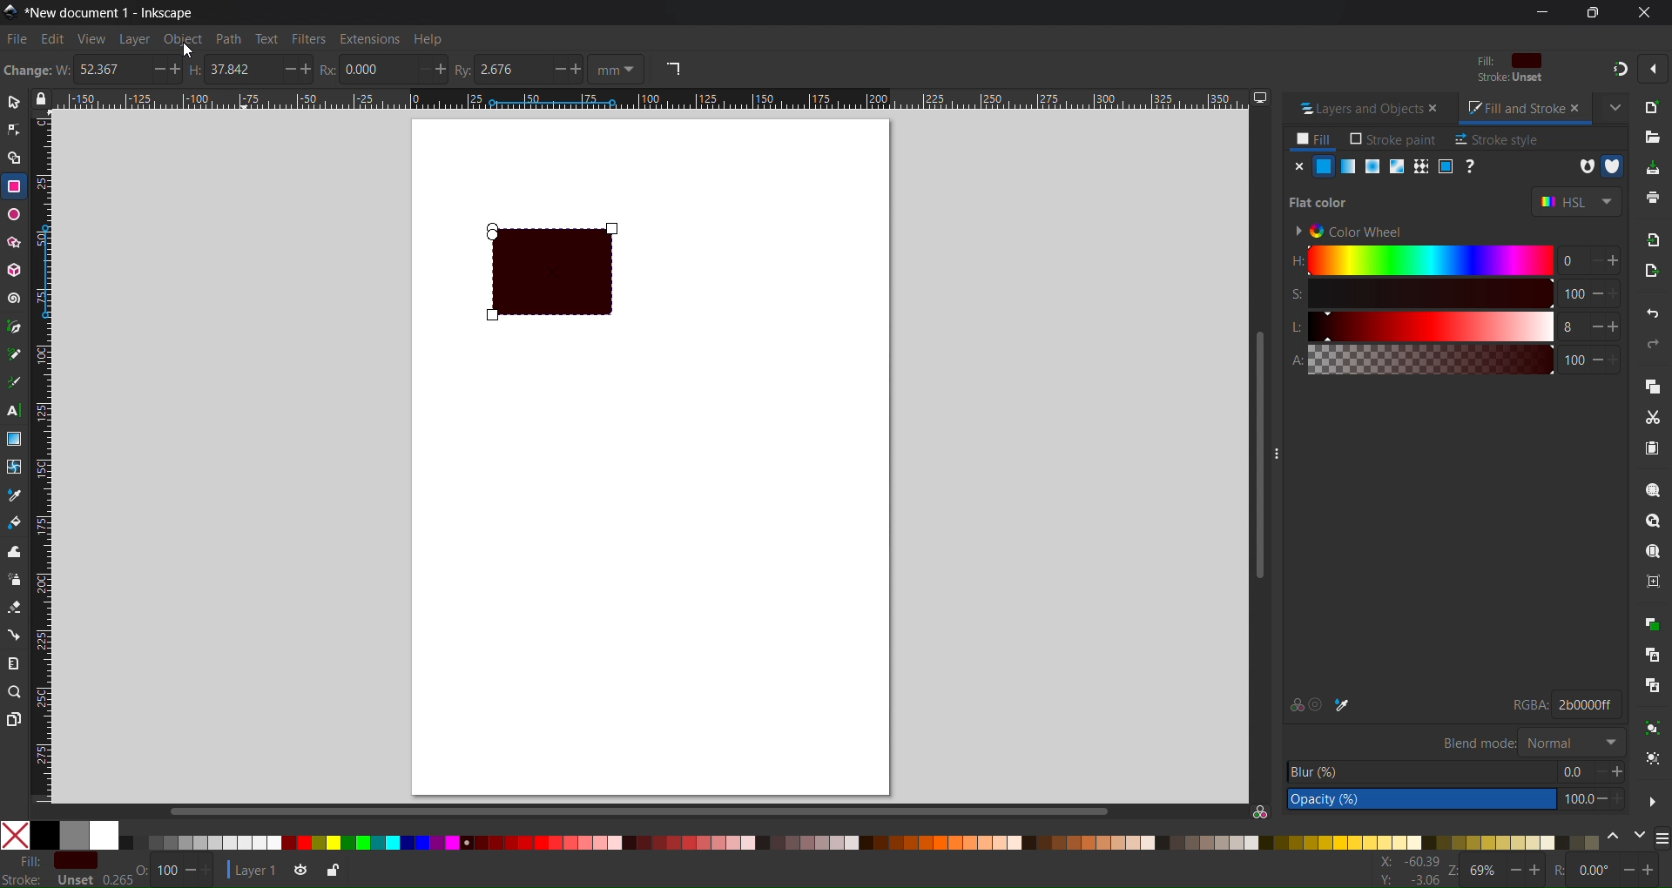  I want to click on View, so click(91, 38).